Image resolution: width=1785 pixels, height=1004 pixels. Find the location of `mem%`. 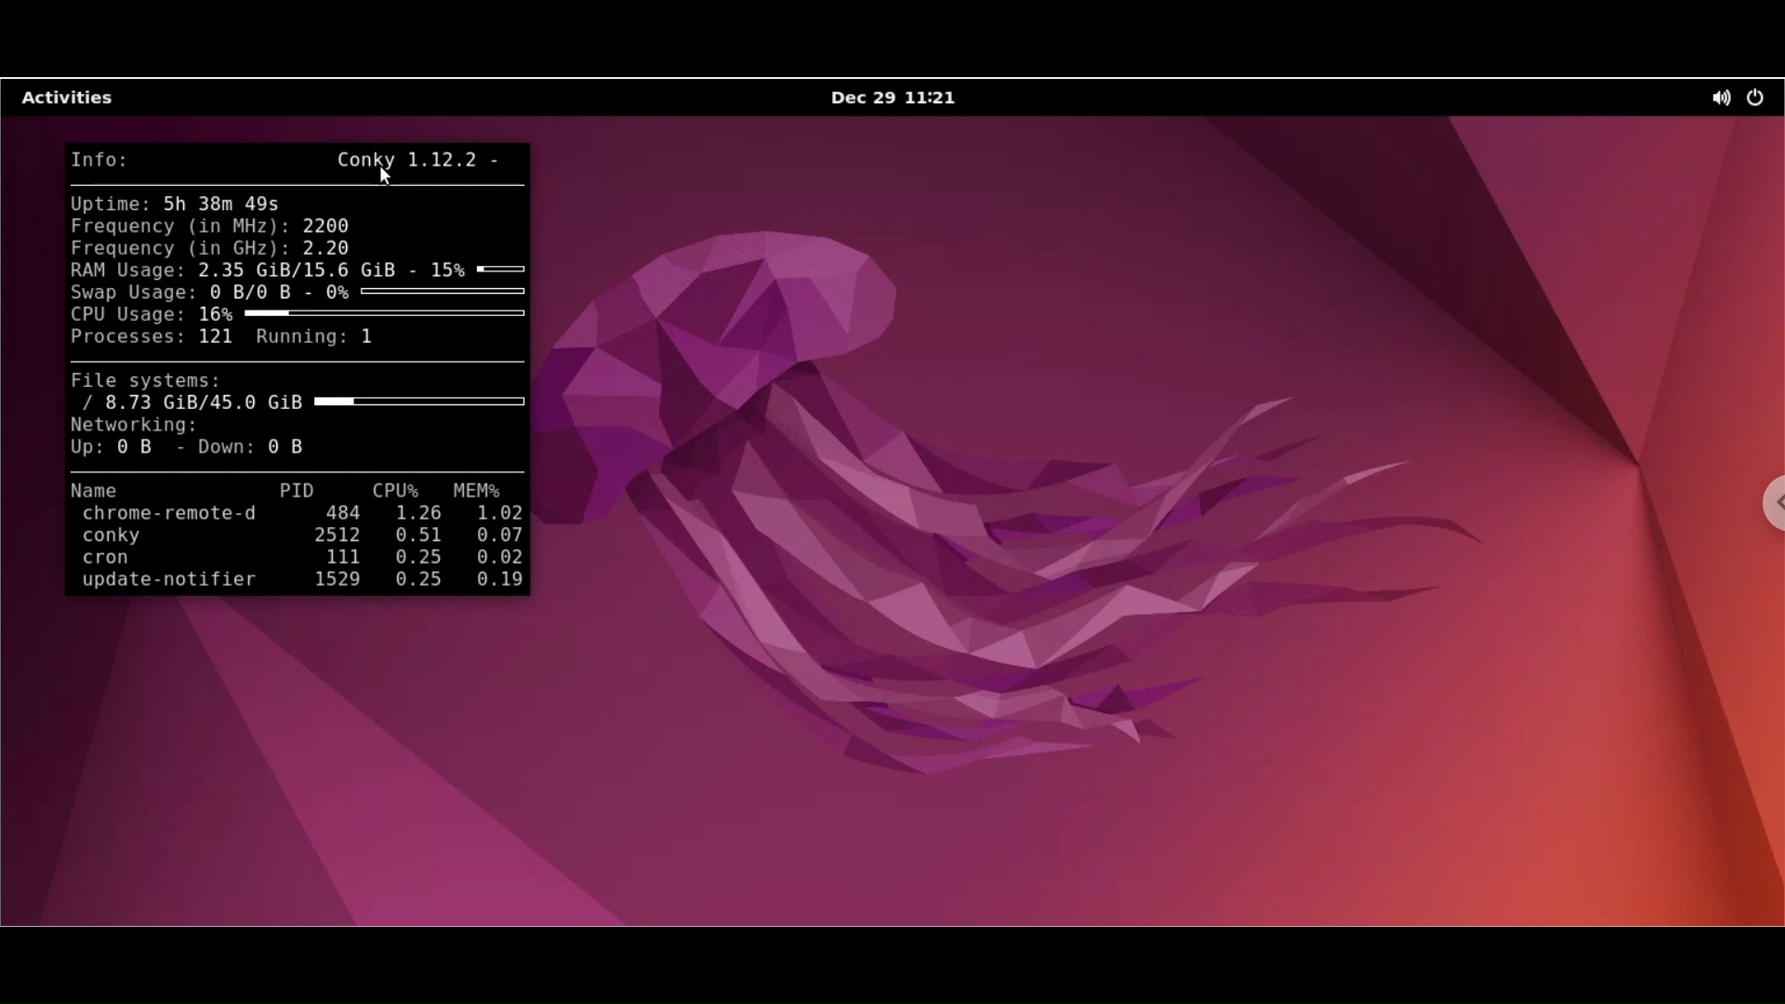

mem% is located at coordinates (481, 492).